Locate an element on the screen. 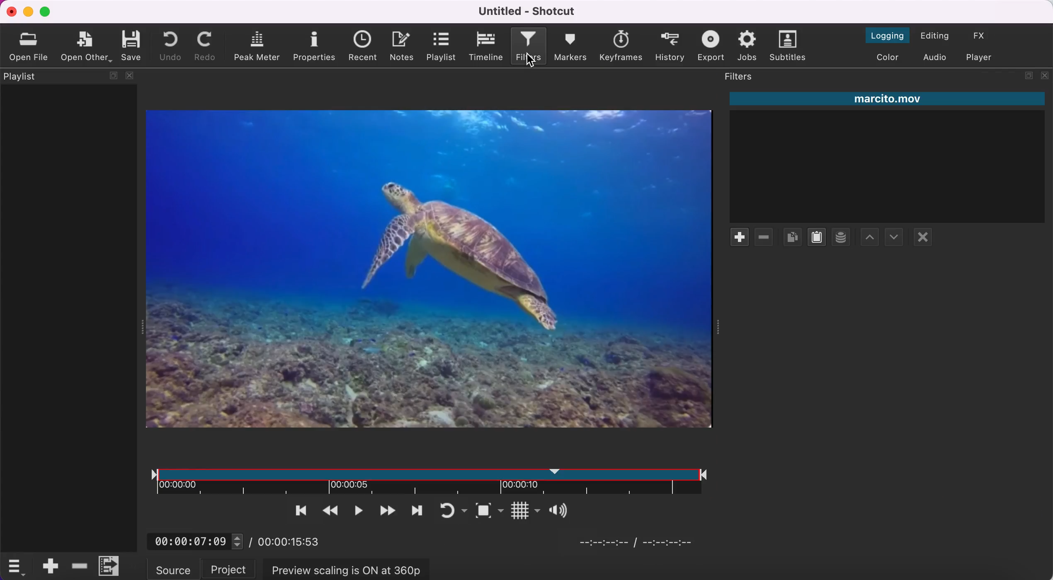 The image size is (1053, 580). switch to the audio layout is located at coordinates (935, 57).